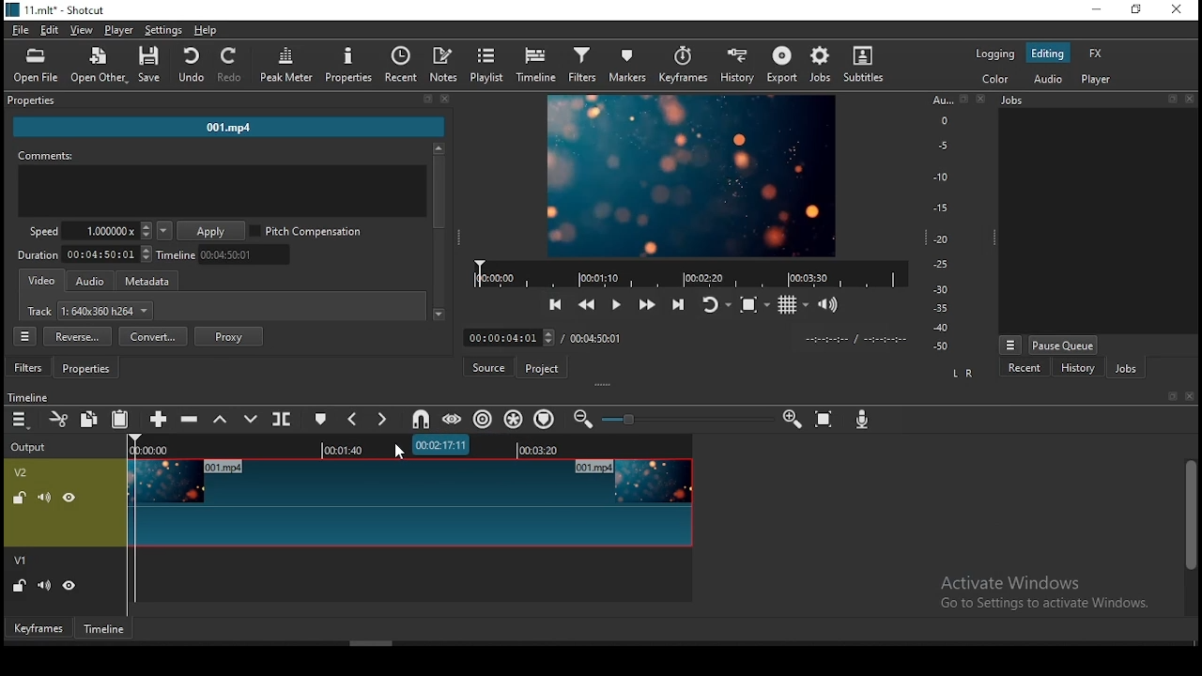 The image size is (1202, 676). What do you see at coordinates (106, 628) in the screenshot?
I see `timeline` at bounding box center [106, 628].